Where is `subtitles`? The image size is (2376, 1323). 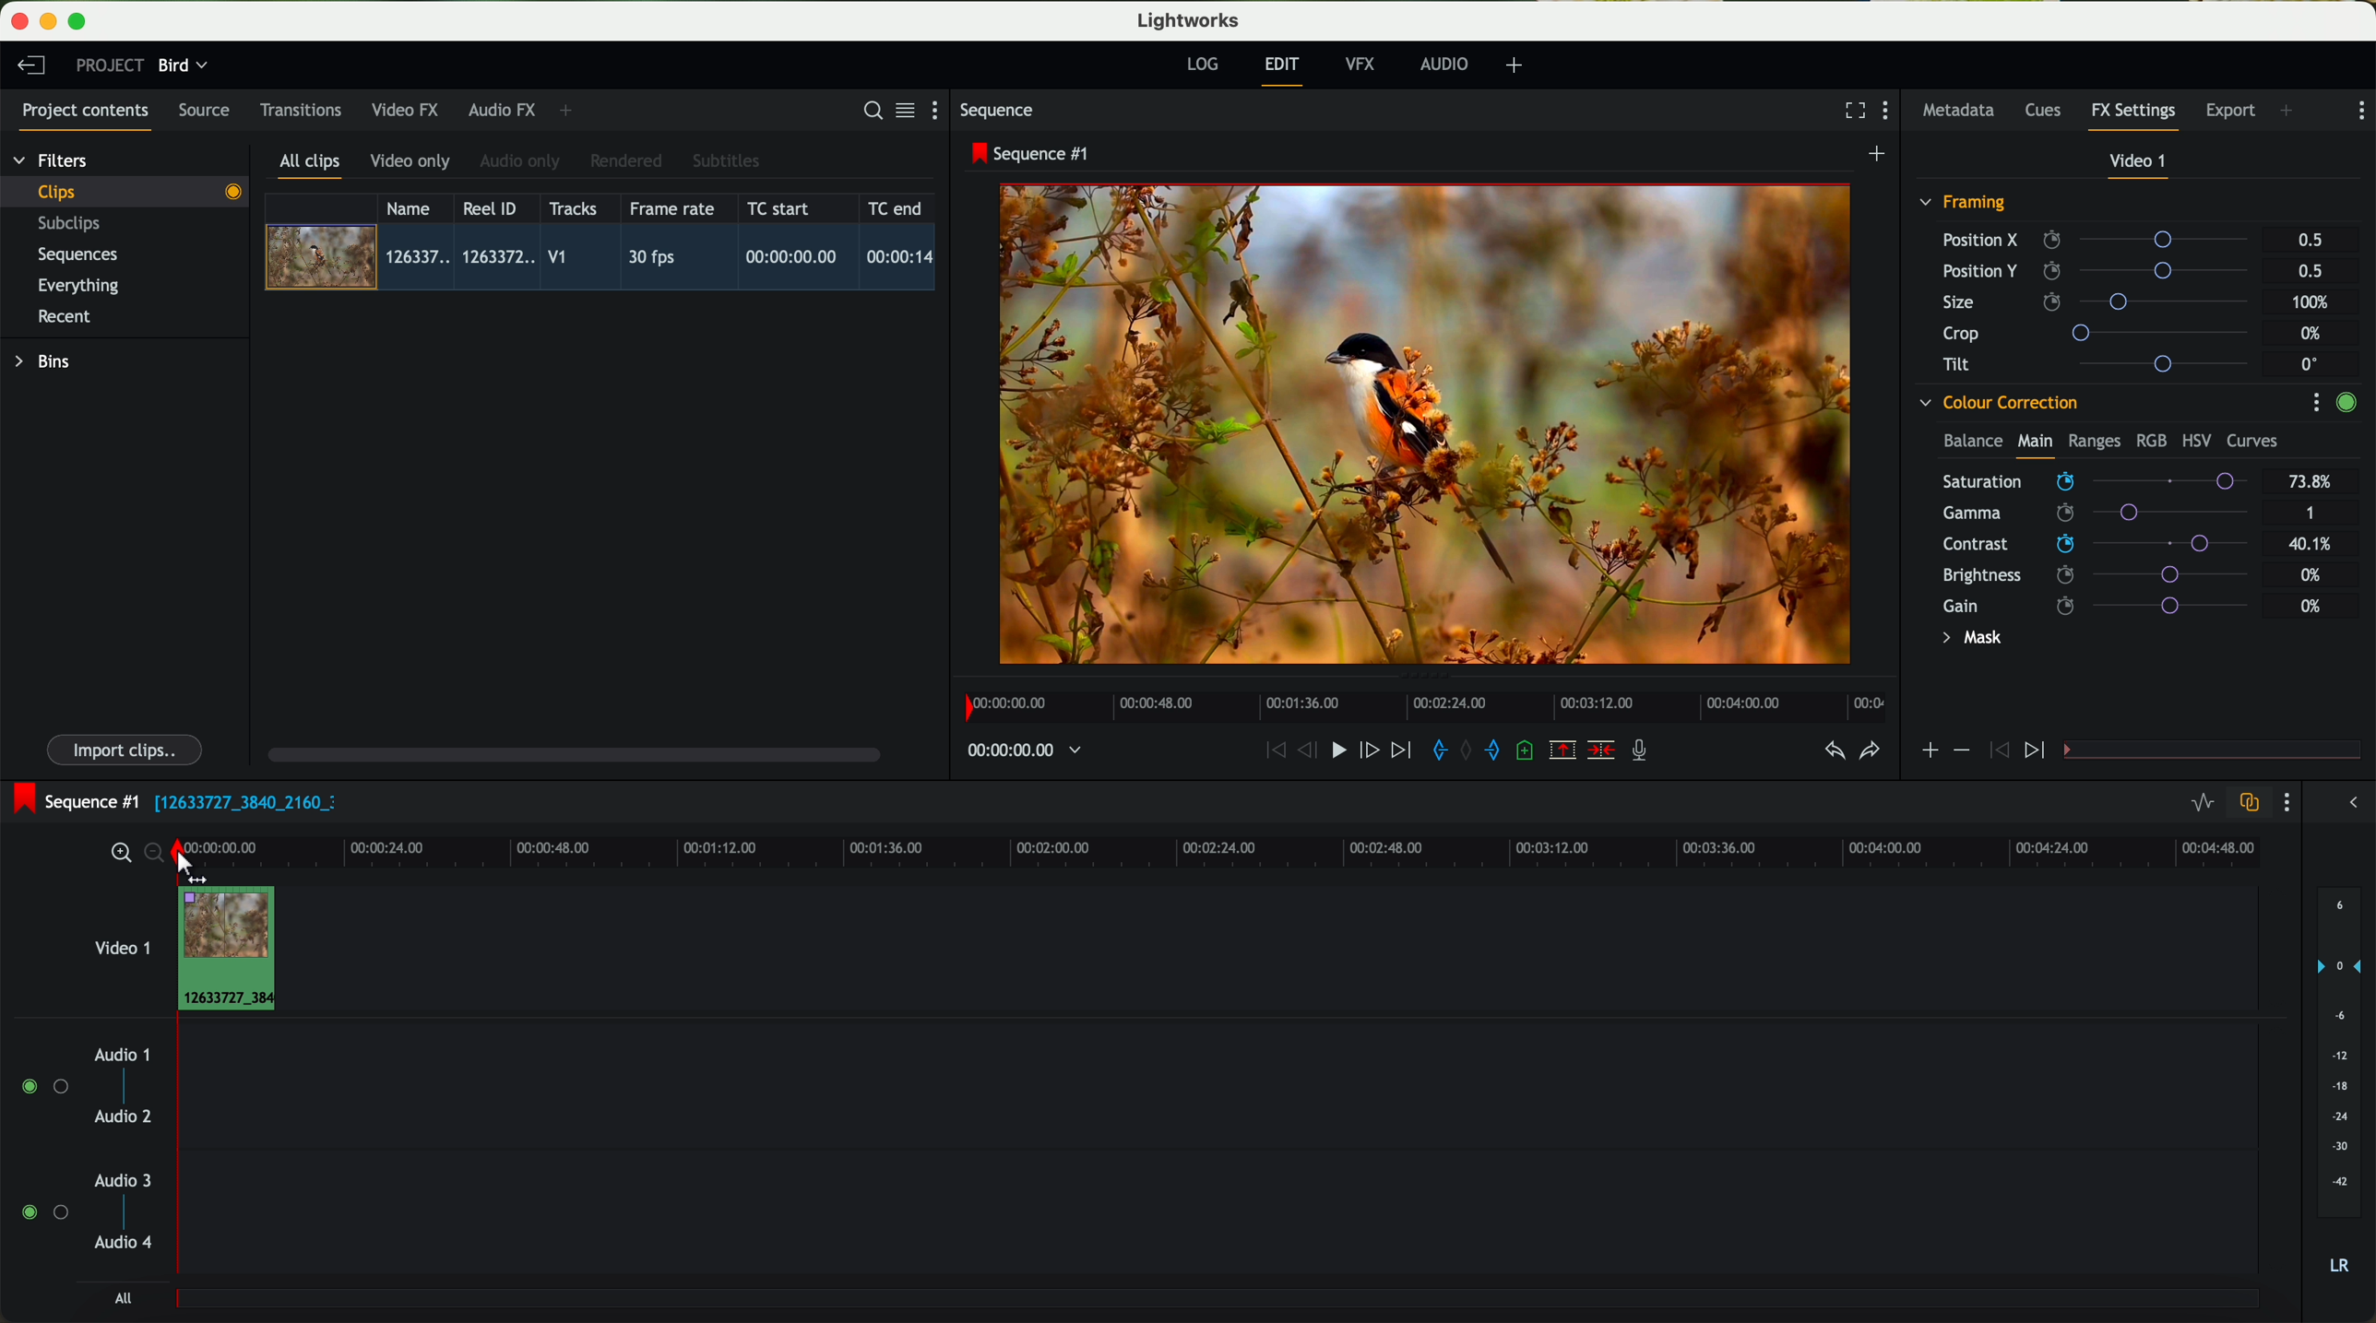 subtitles is located at coordinates (723, 161).